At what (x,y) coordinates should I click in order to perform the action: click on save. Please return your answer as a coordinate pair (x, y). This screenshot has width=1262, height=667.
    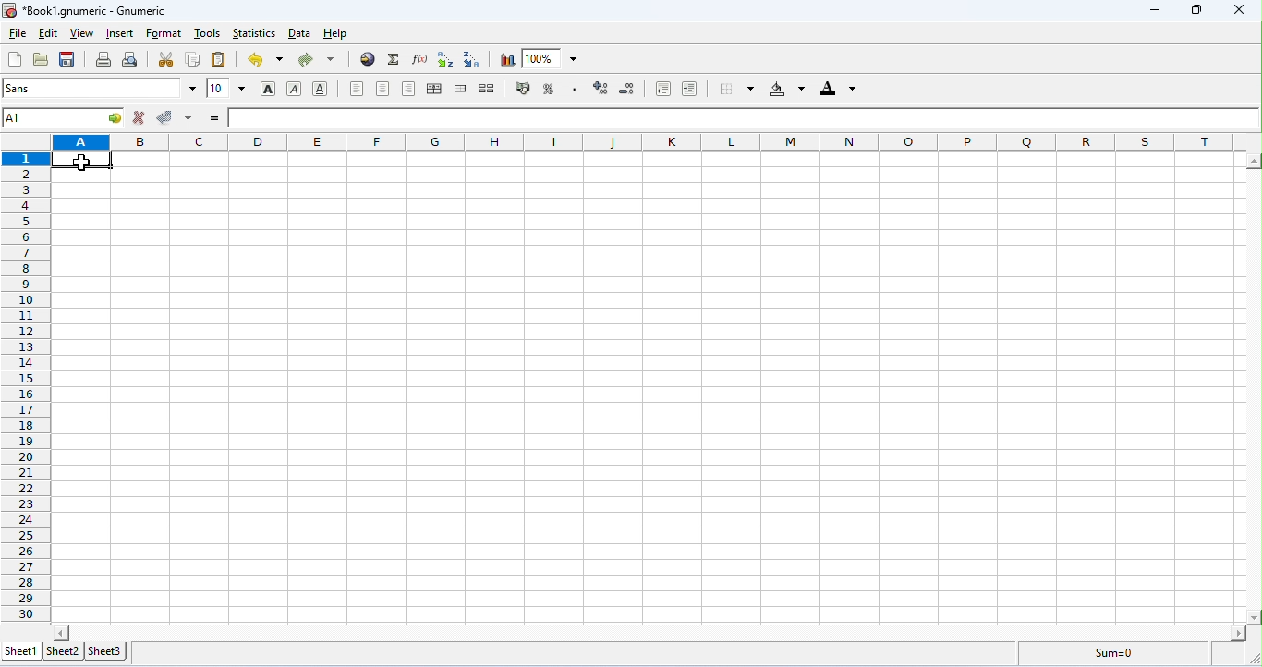
    Looking at the image, I should click on (68, 59).